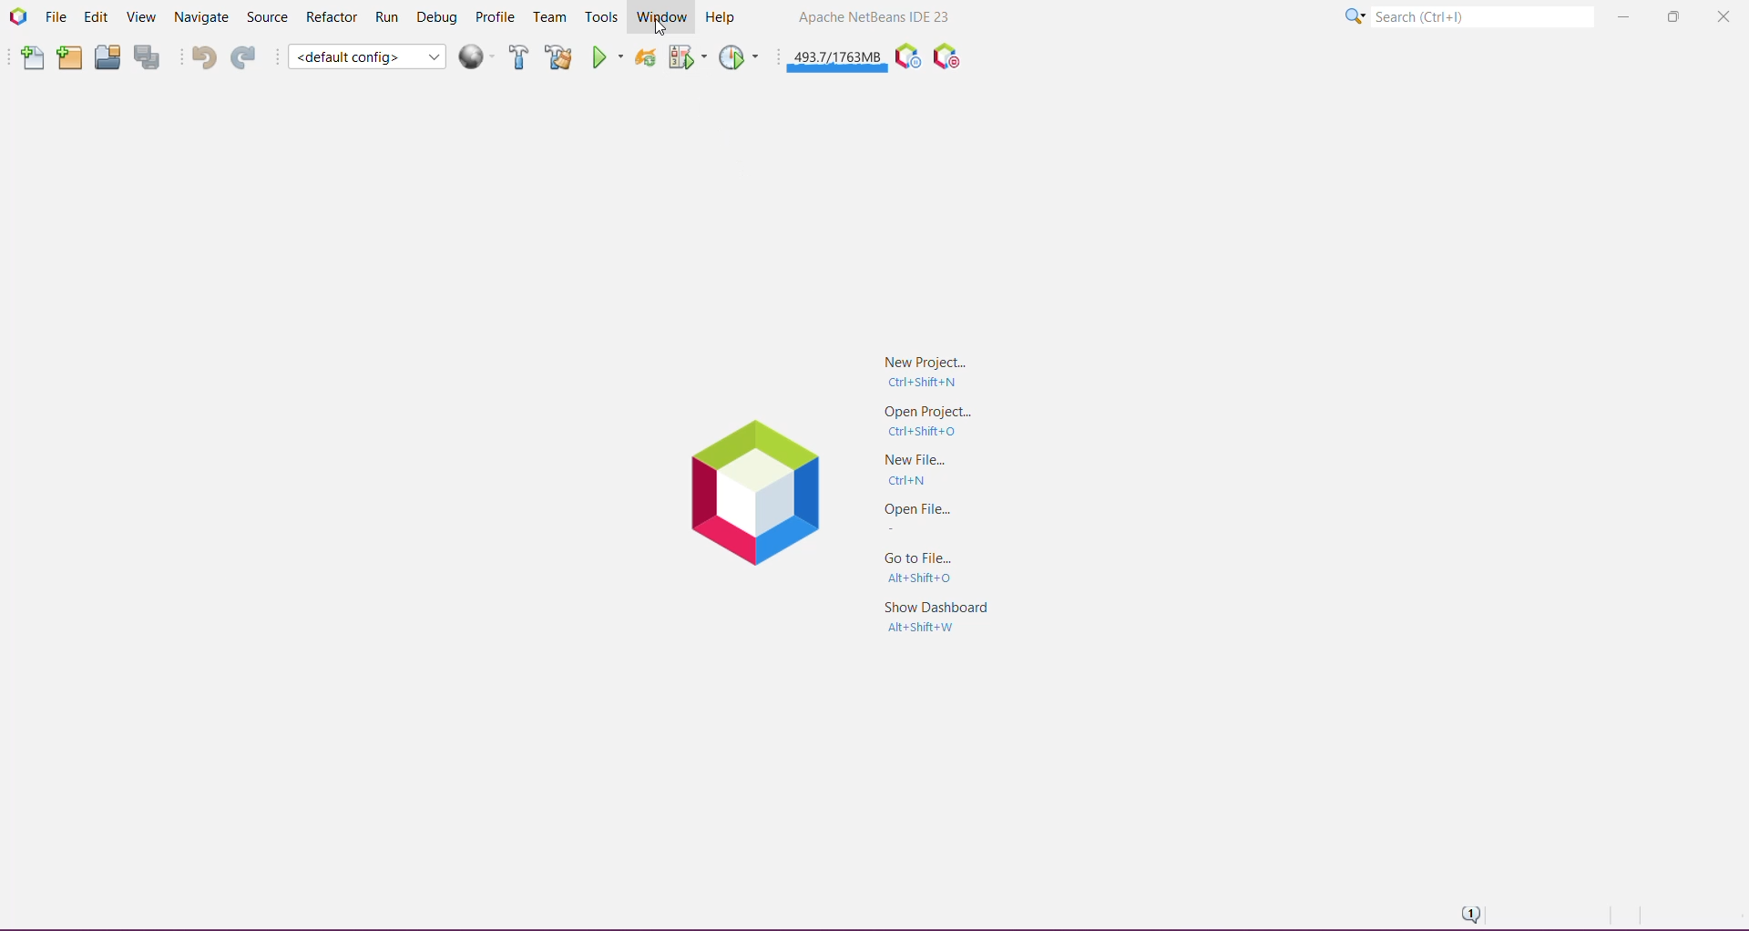  Describe the element at coordinates (935, 368) in the screenshot. I see `New Project` at that location.